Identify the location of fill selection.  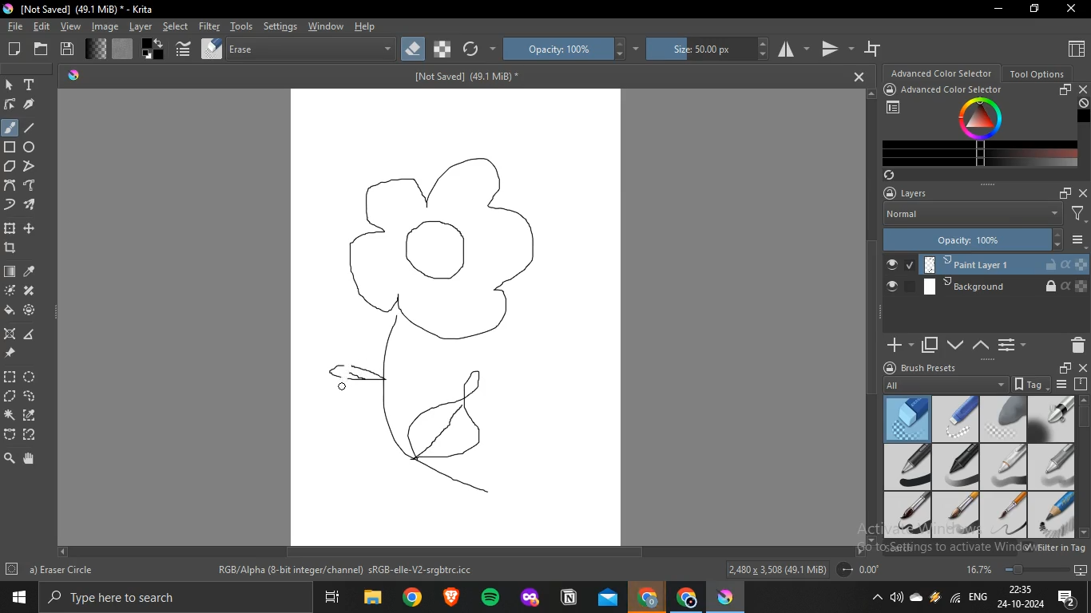
(10, 310).